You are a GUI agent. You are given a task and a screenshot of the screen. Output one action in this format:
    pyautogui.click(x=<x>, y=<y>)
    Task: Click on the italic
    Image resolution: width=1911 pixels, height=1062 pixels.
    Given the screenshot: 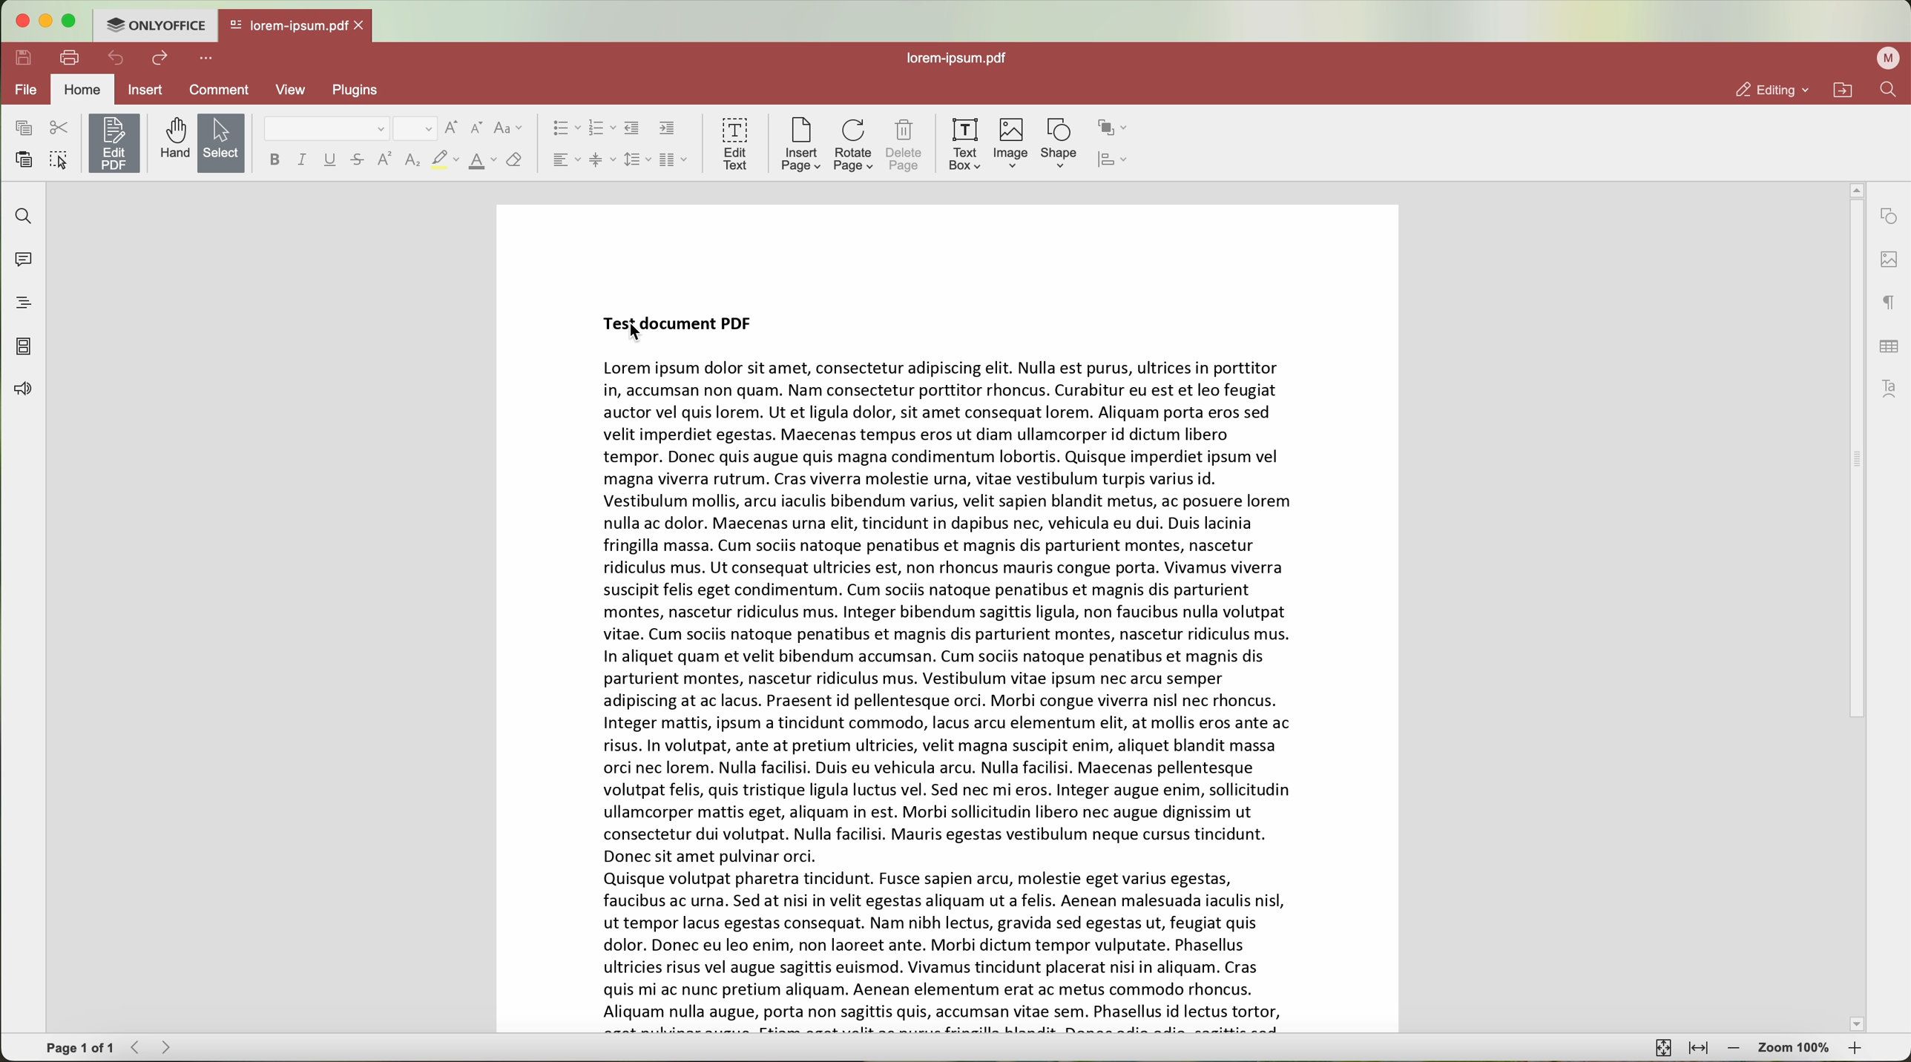 What is the action you would take?
    pyautogui.click(x=302, y=161)
    